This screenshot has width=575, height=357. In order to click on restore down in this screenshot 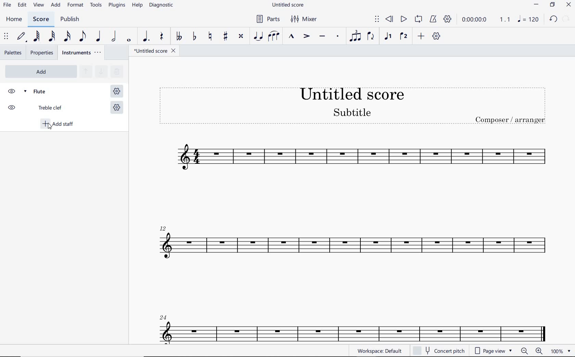, I will do `click(552, 5)`.